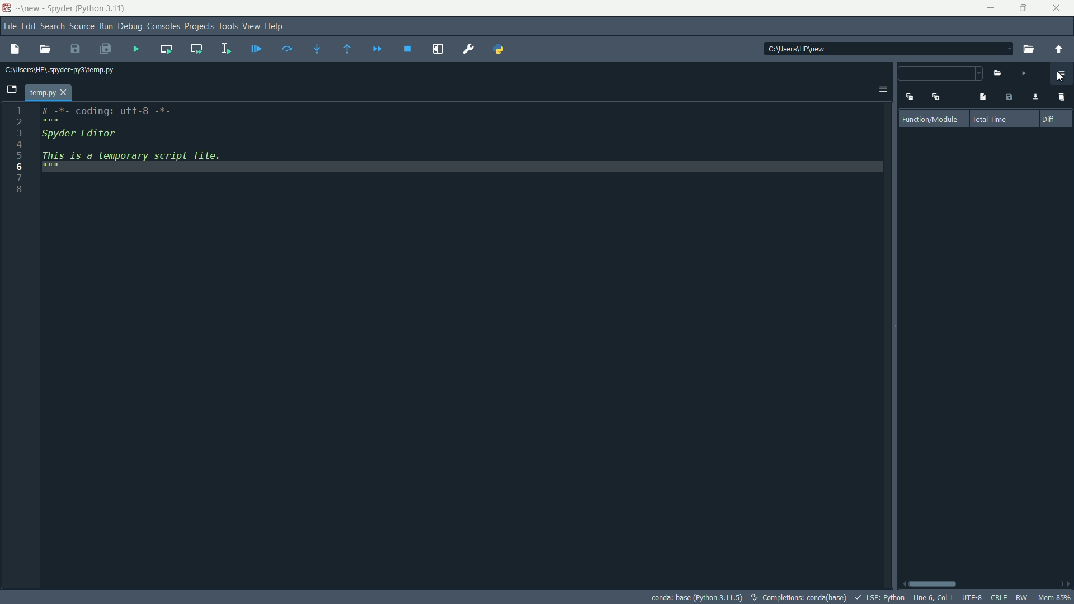 The image size is (1074, 604). What do you see at coordinates (932, 120) in the screenshot?
I see `function/module` at bounding box center [932, 120].